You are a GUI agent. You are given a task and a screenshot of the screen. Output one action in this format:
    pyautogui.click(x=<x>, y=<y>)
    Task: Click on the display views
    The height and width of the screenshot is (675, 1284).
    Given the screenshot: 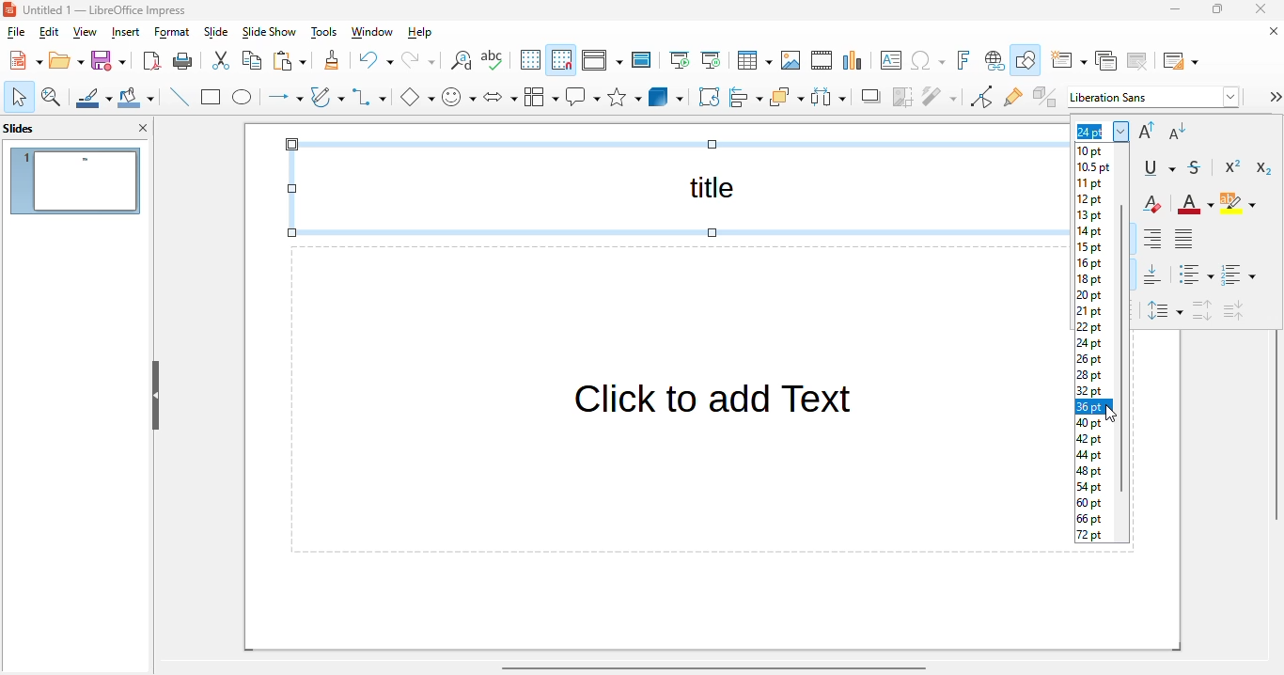 What is the action you would take?
    pyautogui.click(x=603, y=60)
    